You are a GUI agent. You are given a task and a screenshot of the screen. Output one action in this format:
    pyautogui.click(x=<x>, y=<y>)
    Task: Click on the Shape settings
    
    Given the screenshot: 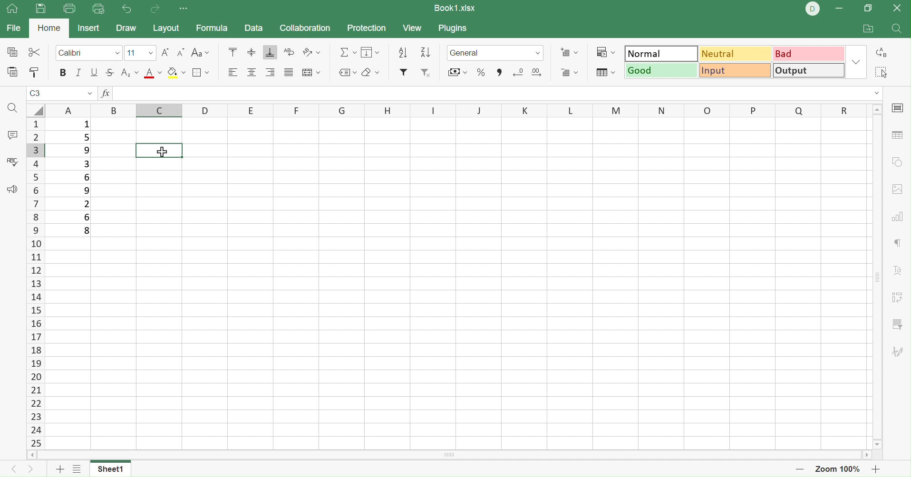 What is the action you would take?
    pyautogui.click(x=898, y=163)
    